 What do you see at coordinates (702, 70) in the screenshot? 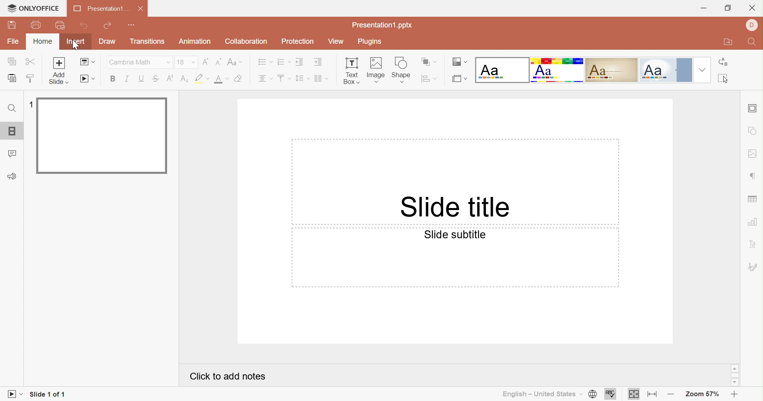
I see `Drop Down` at bounding box center [702, 70].